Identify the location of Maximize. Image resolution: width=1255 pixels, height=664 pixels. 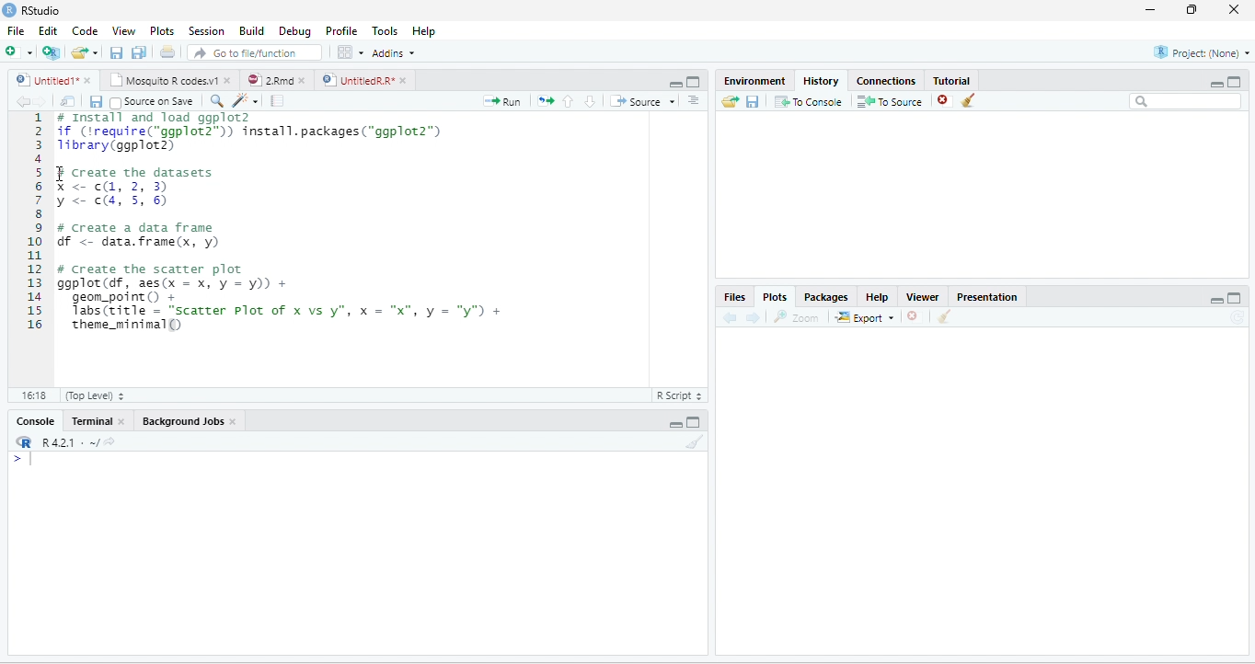
(1235, 82).